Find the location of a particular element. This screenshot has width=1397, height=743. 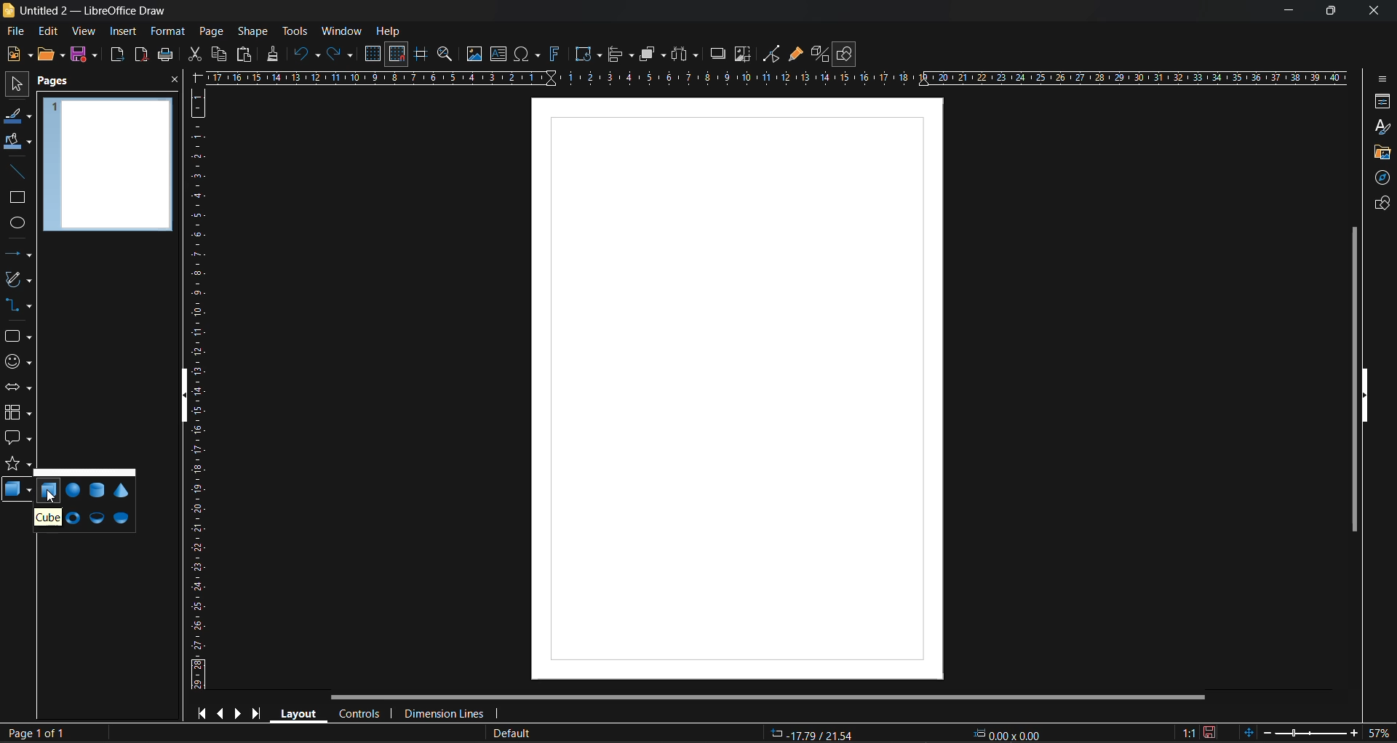

navigator is located at coordinates (1384, 180).